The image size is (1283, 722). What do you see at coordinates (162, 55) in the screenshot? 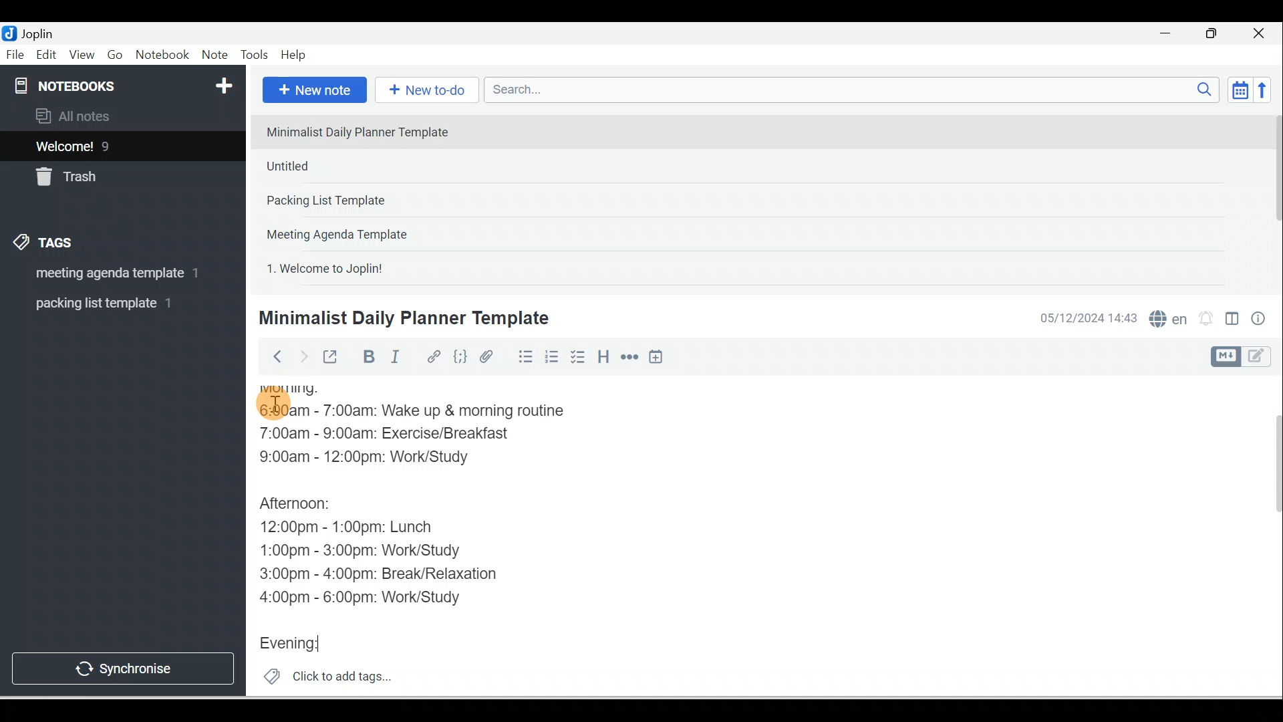
I see `Notebook` at bounding box center [162, 55].